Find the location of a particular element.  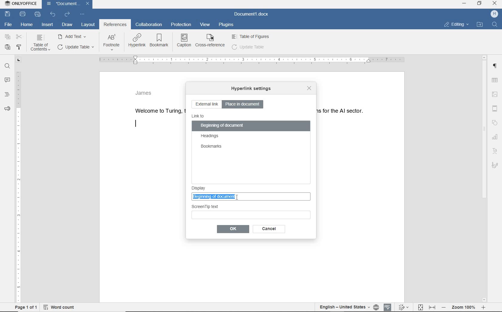

redo is located at coordinates (67, 14).